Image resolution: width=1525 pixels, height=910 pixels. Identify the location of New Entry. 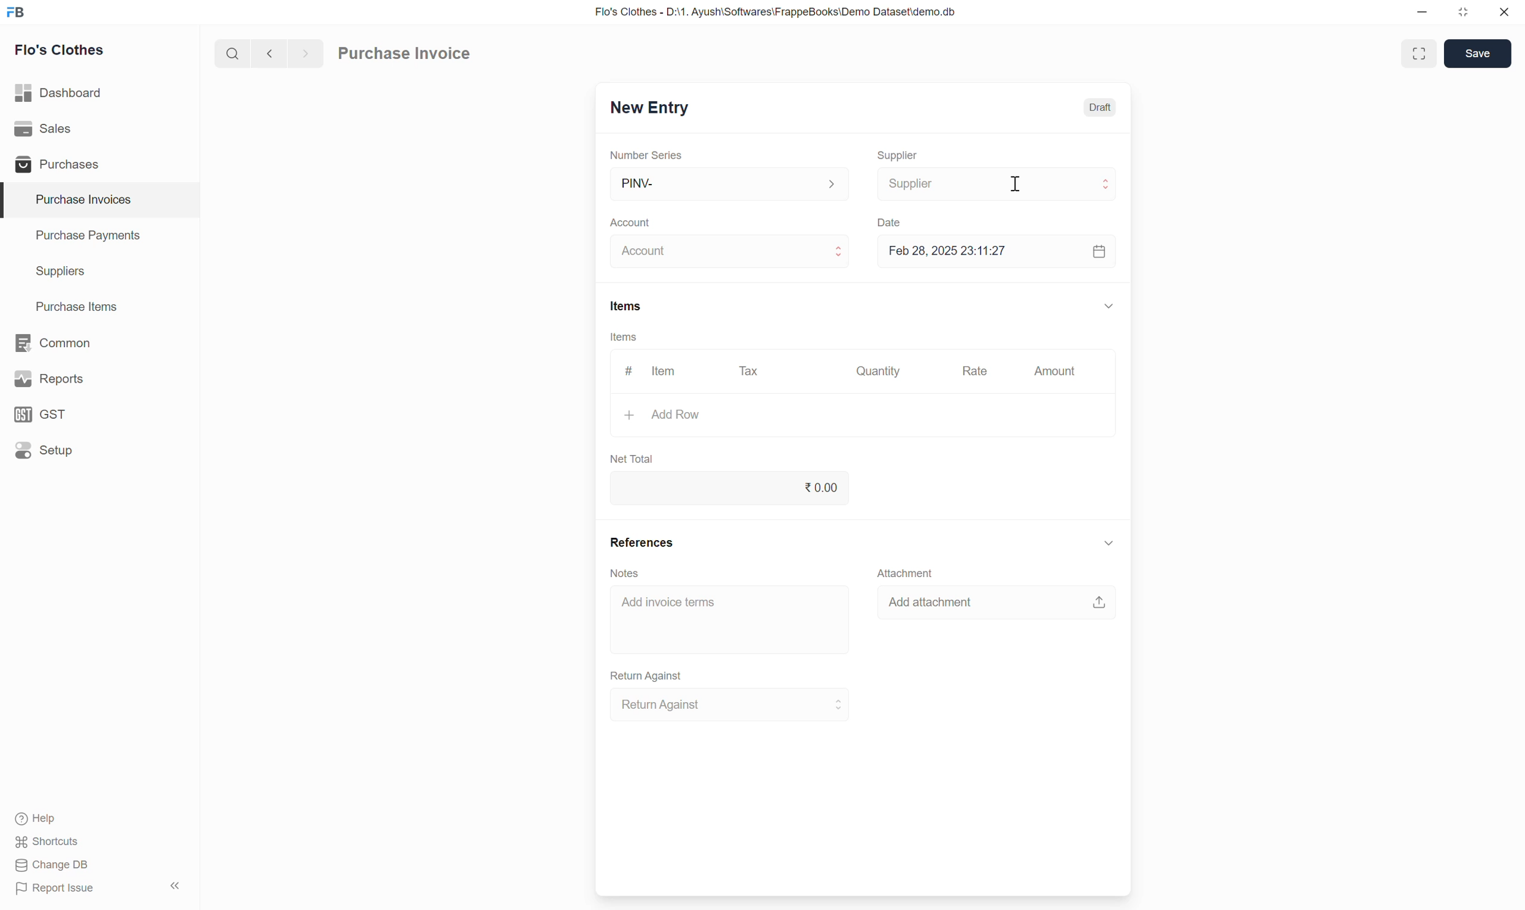
(650, 108).